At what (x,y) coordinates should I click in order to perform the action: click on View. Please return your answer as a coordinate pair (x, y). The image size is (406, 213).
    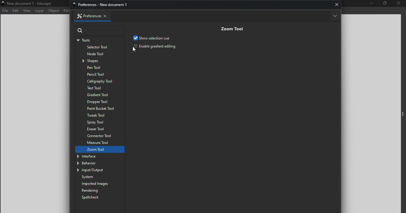
    Looking at the image, I should click on (27, 11).